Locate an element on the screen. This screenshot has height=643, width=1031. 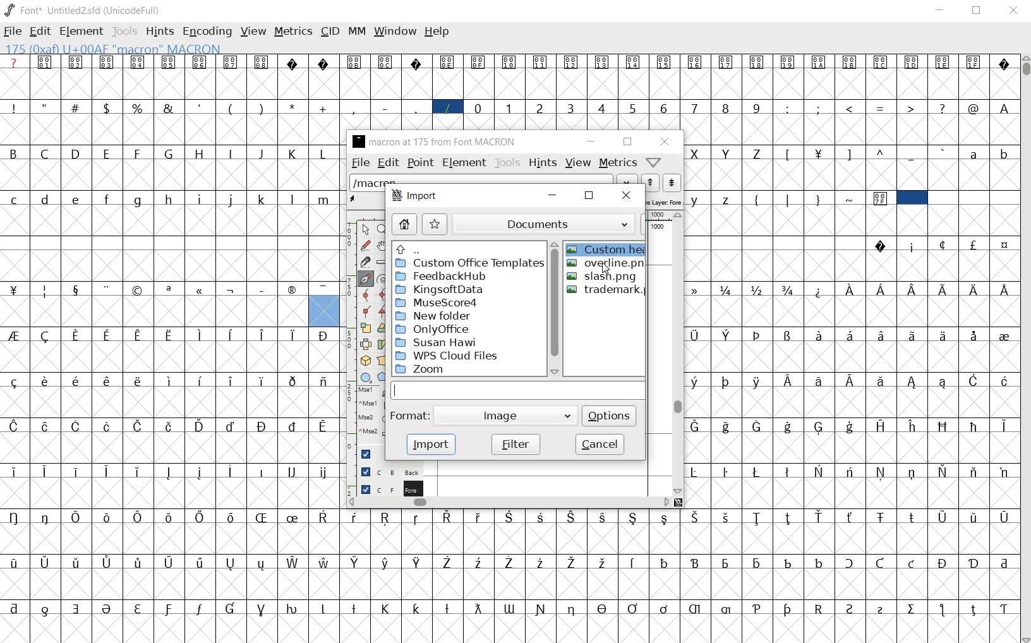
Symbol is located at coordinates (356, 562).